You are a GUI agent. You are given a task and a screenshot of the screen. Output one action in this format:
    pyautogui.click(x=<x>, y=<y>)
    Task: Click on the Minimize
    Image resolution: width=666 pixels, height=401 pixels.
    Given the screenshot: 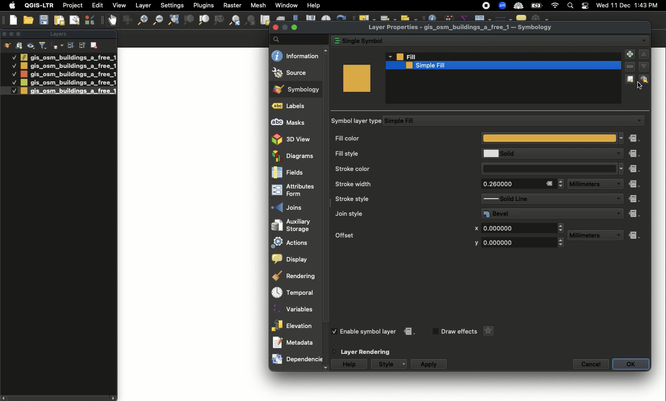 What is the action you would take?
    pyautogui.click(x=11, y=33)
    